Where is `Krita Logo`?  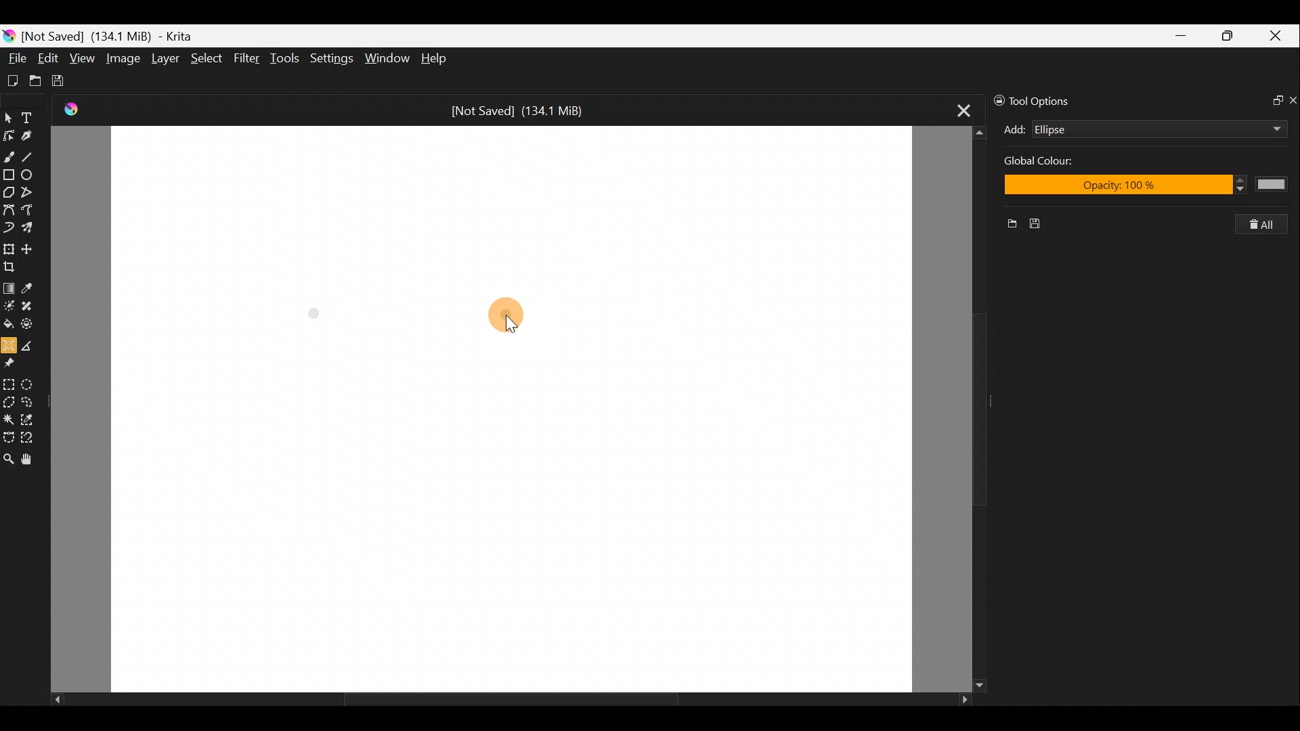 Krita Logo is located at coordinates (69, 110).